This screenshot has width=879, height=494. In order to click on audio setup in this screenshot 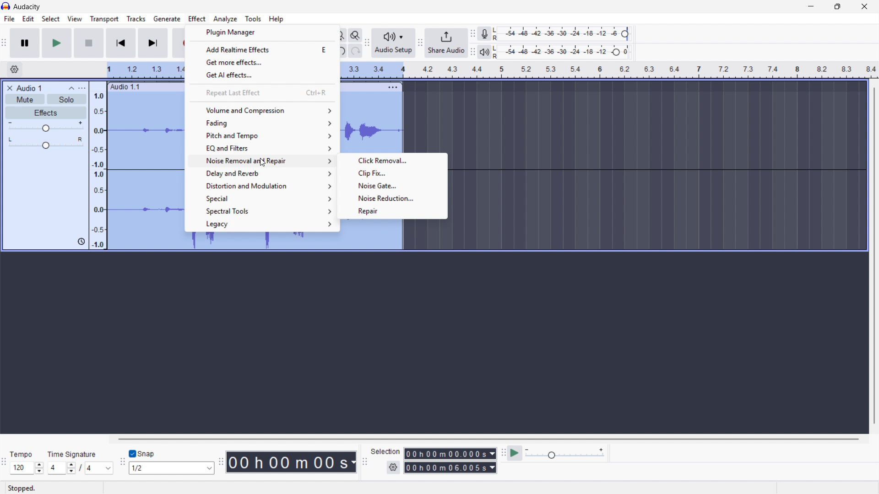, I will do `click(394, 43)`.